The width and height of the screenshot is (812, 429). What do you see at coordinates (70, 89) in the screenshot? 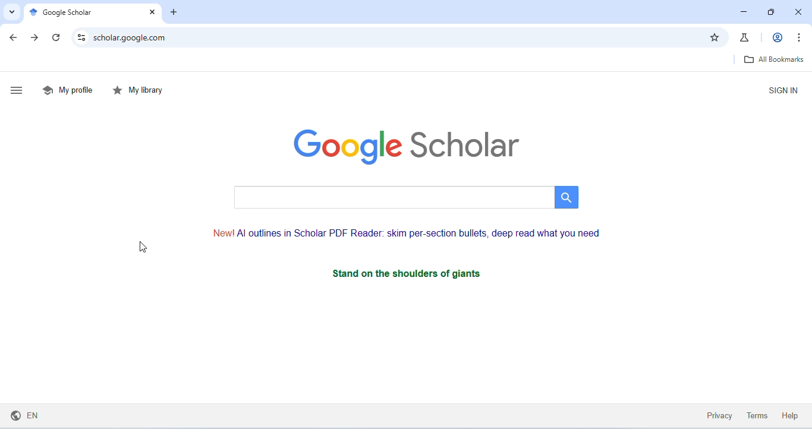
I see `my profile` at bounding box center [70, 89].